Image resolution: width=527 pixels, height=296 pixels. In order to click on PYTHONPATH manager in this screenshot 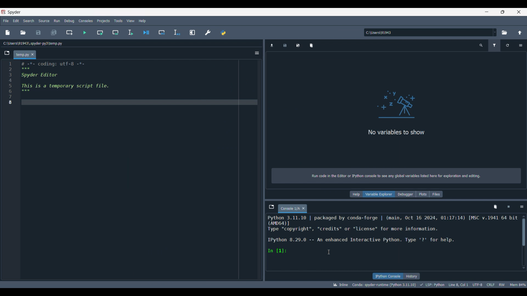, I will do `click(223, 31)`.